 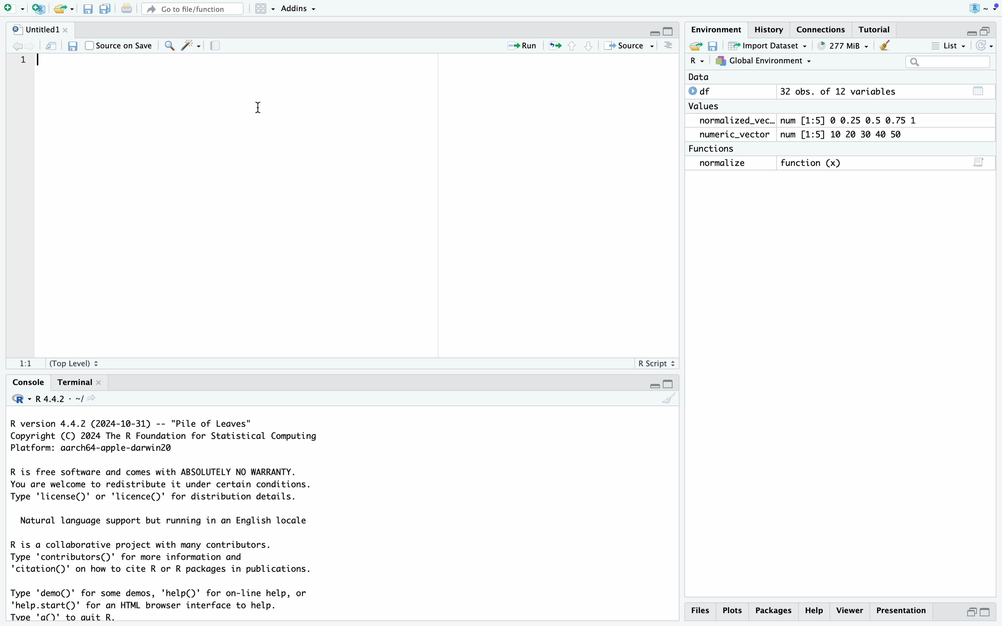 I want to click on Files, so click(x=701, y=612).